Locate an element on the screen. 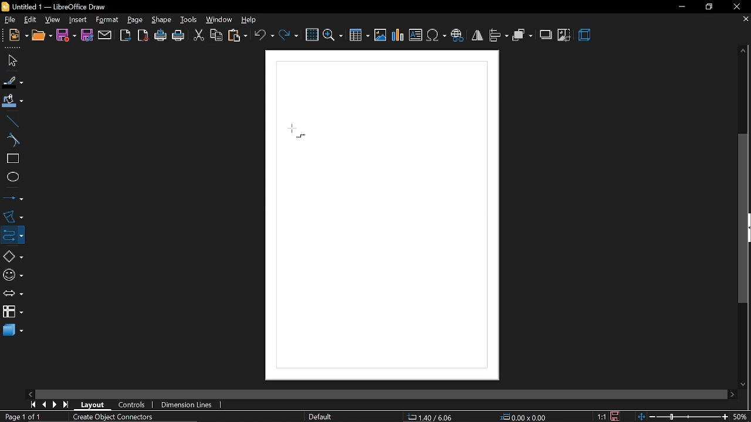 The image size is (751, 422). save is located at coordinates (66, 36).